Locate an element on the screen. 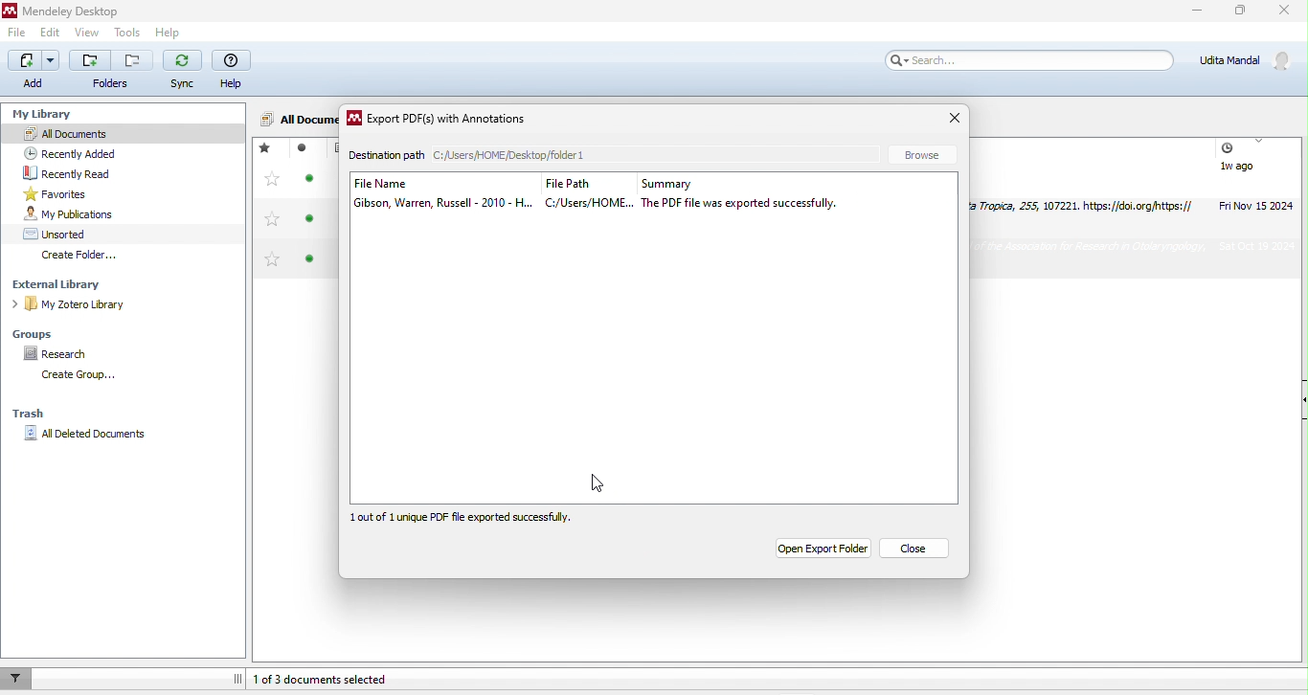  export pdf with annotations is located at coordinates (441, 122).